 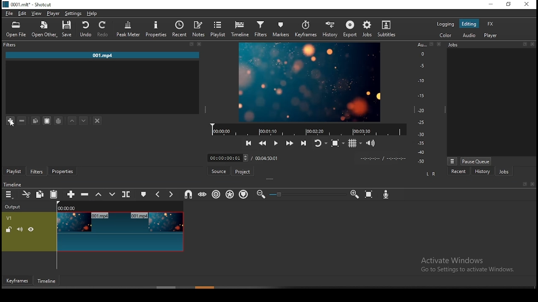 What do you see at coordinates (243, 195) in the screenshot?
I see `ripple markers` at bounding box center [243, 195].